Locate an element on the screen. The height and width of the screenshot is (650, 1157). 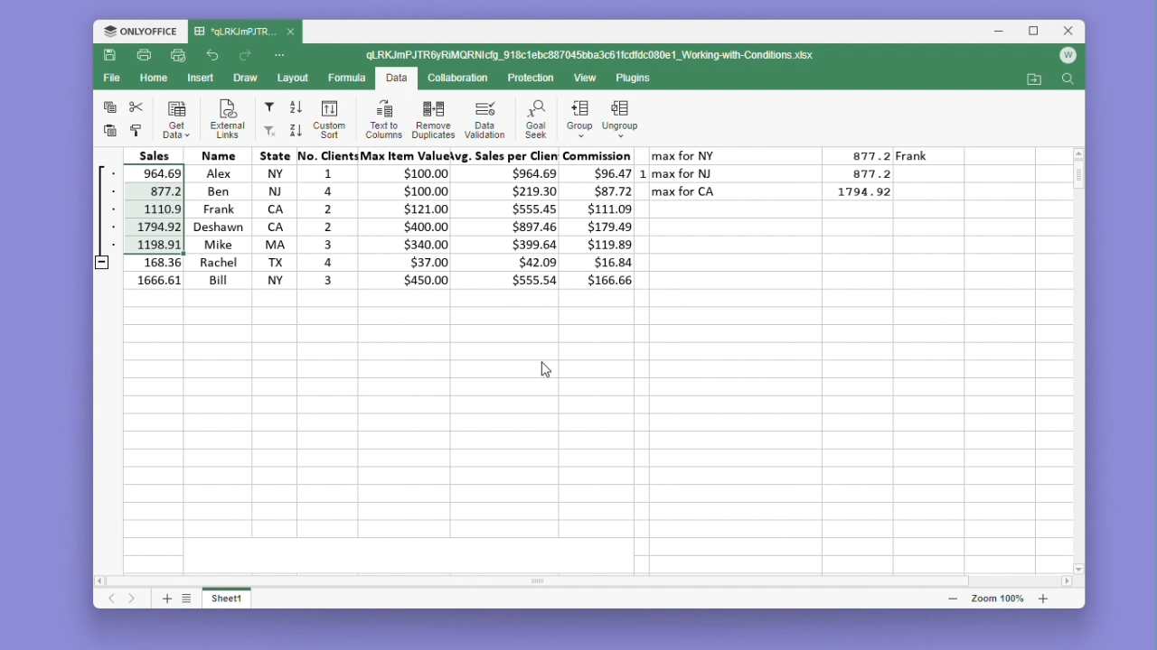
next sheet is located at coordinates (134, 599).